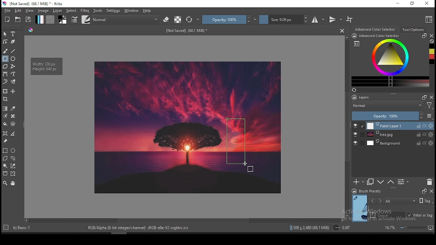  What do you see at coordinates (5, 166) in the screenshot?
I see `contiguous selection tool` at bounding box center [5, 166].